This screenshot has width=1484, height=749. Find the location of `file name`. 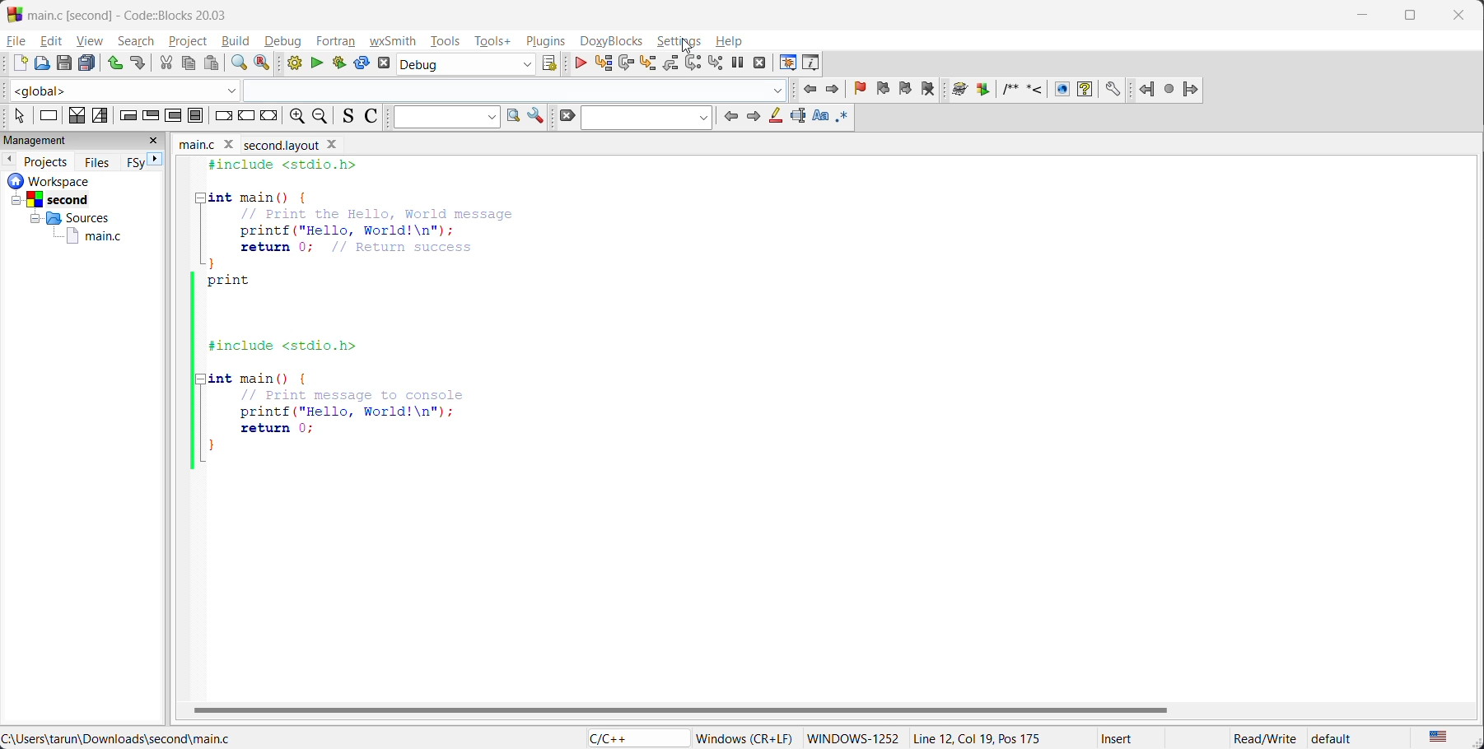

file name is located at coordinates (209, 142).